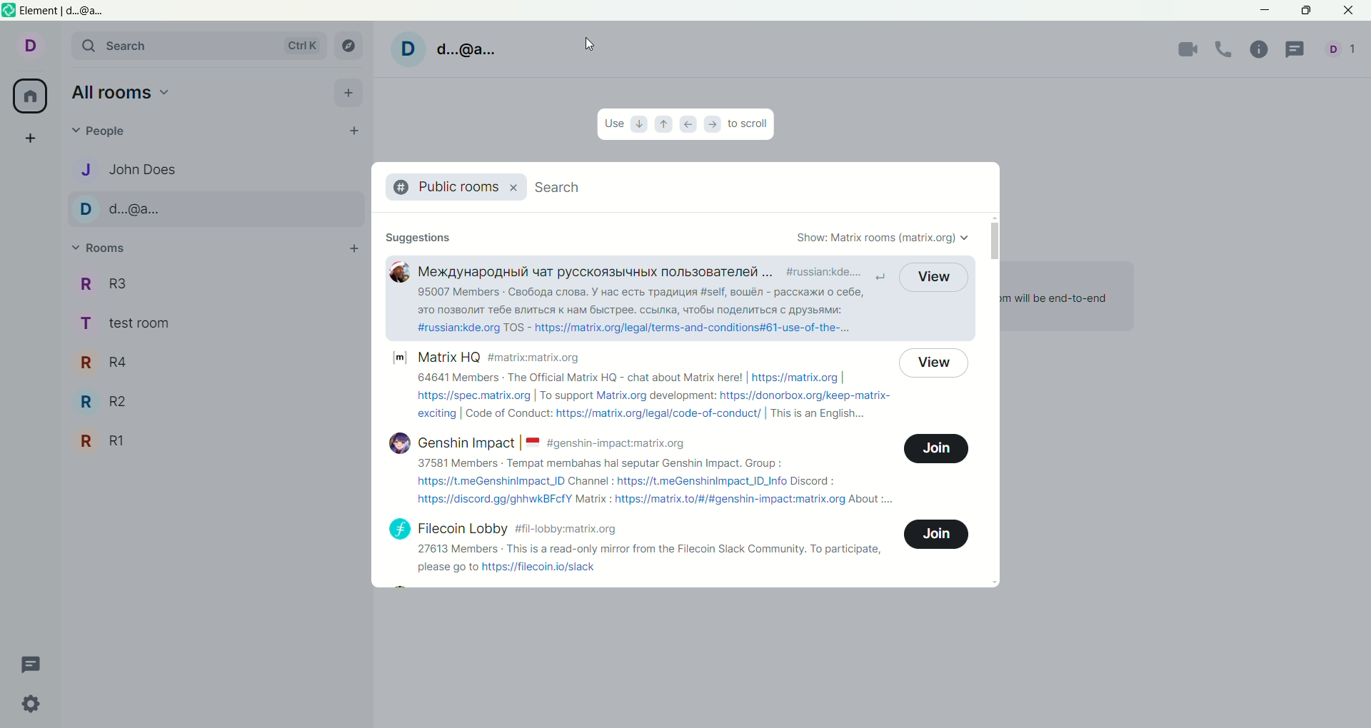 The height and width of the screenshot is (728, 1371). What do you see at coordinates (33, 704) in the screenshot?
I see `quick settings` at bounding box center [33, 704].